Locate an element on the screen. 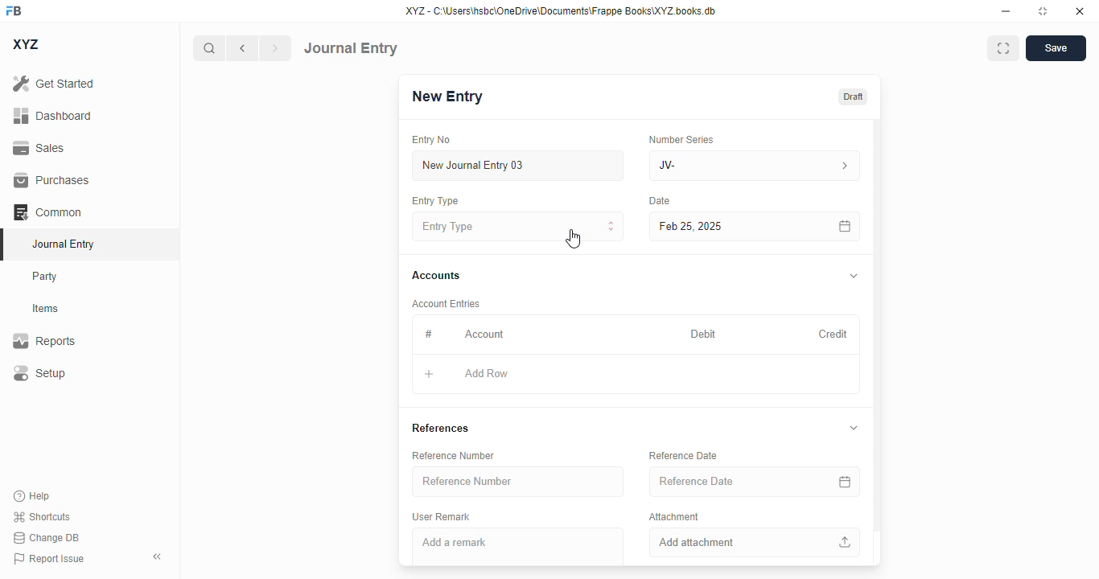 Image resolution: width=1099 pixels, height=579 pixels. XYZ - C:\Users\hsbc\OneDrive\Documents\Frappe Books\XYZ books.db is located at coordinates (561, 10).